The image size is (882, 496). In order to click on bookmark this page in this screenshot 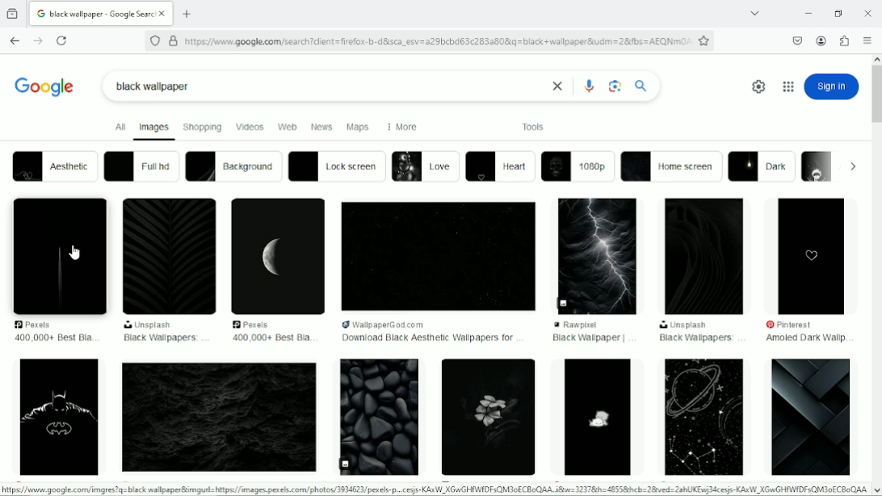, I will do `click(703, 40)`.